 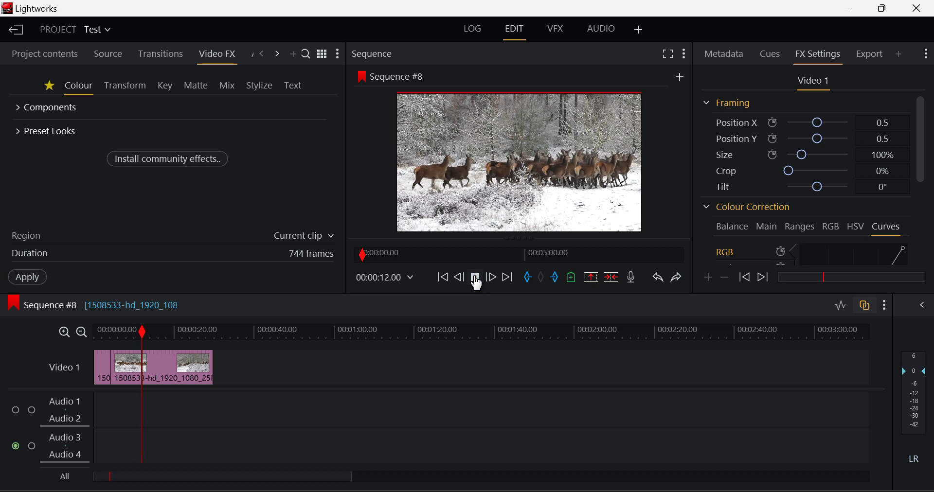 What do you see at coordinates (146, 395) in the screenshot?
I see `Second Clip Cut Point` at bounding box center [146, 395].